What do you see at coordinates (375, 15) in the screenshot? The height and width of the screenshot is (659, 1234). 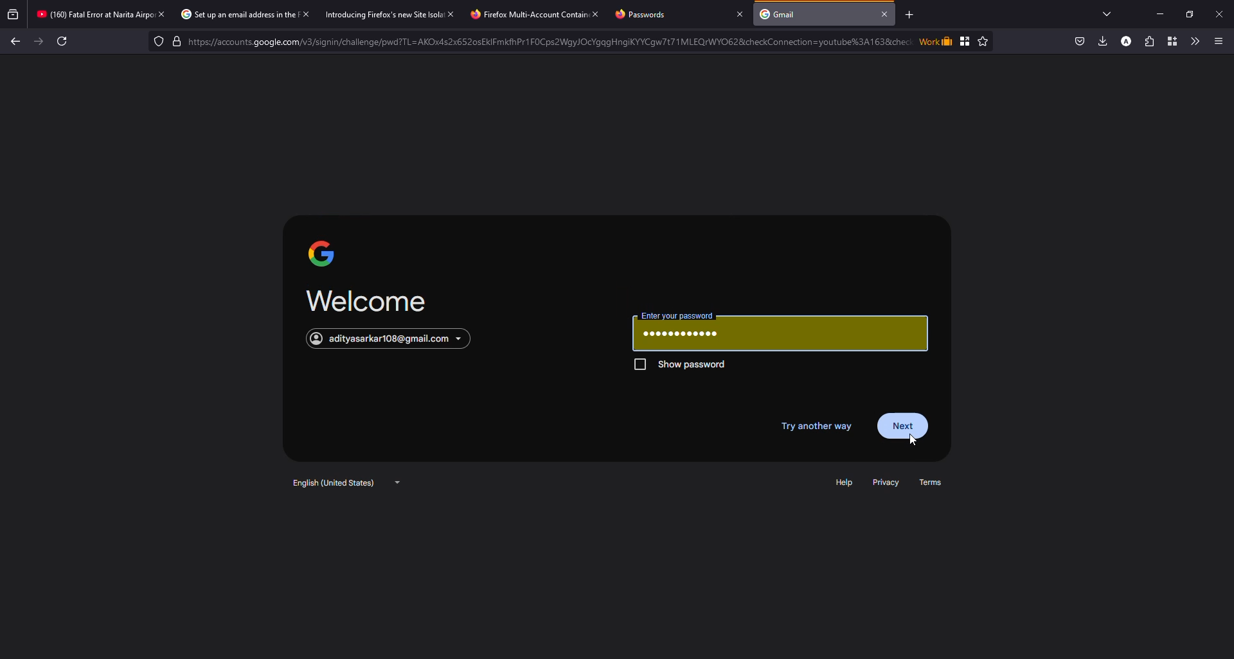 I see `Introducing Firefox's new Site` at bounding box center [375, 15].